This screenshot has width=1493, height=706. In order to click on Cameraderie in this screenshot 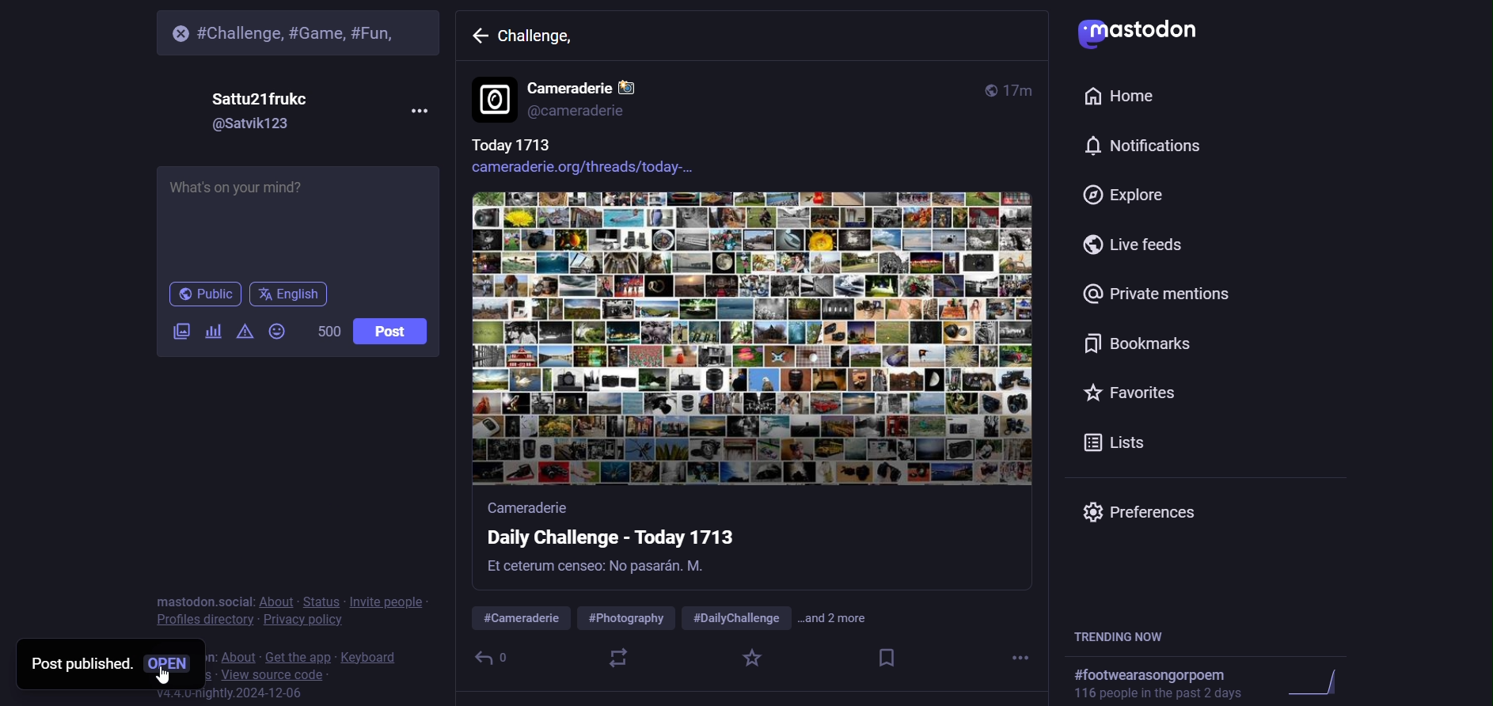, I will do `click(596, 84)`.